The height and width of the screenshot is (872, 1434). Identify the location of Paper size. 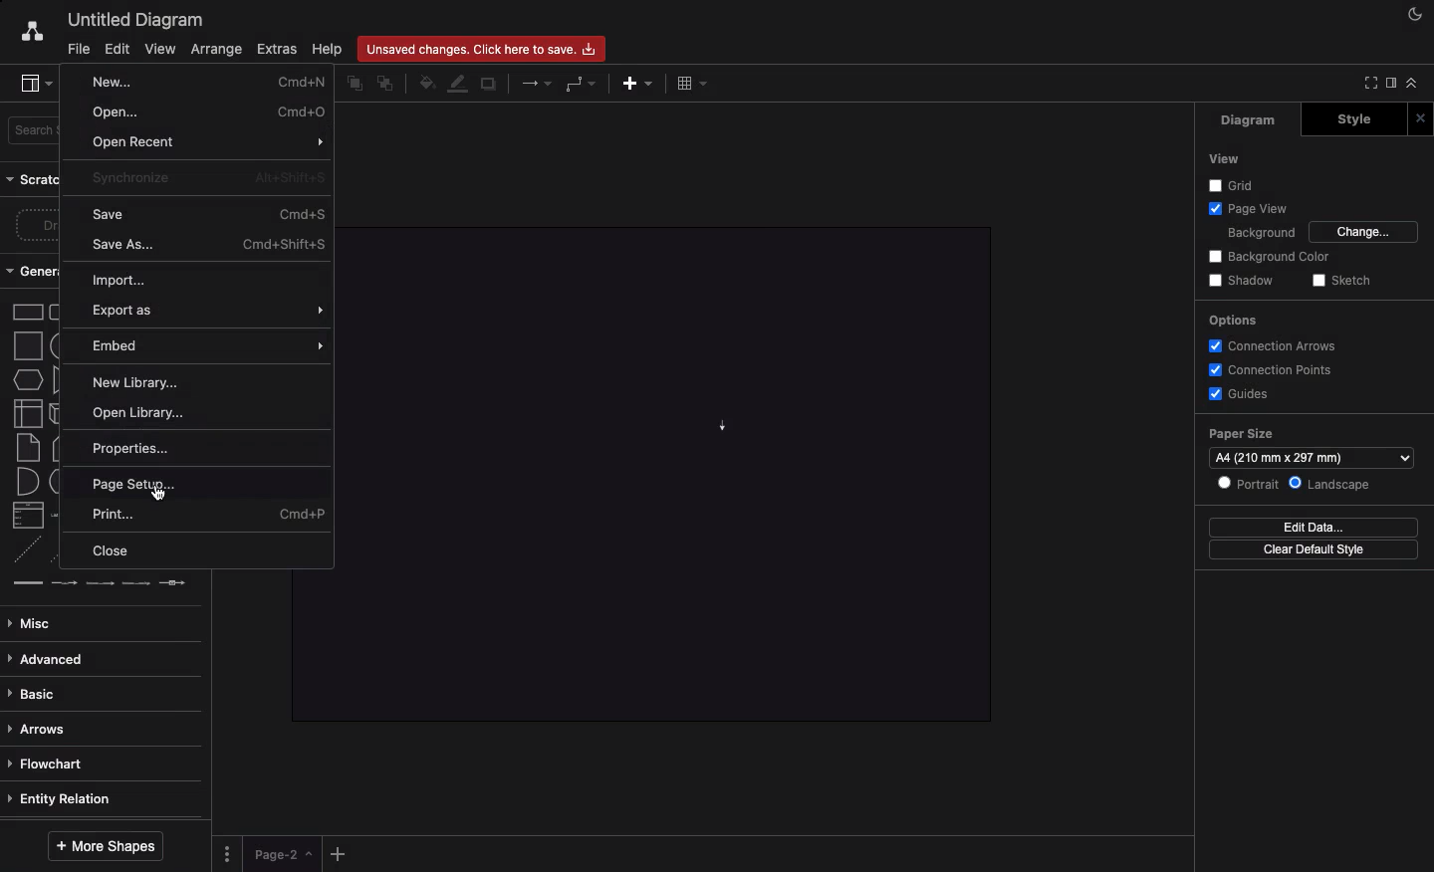
(1313, 432).